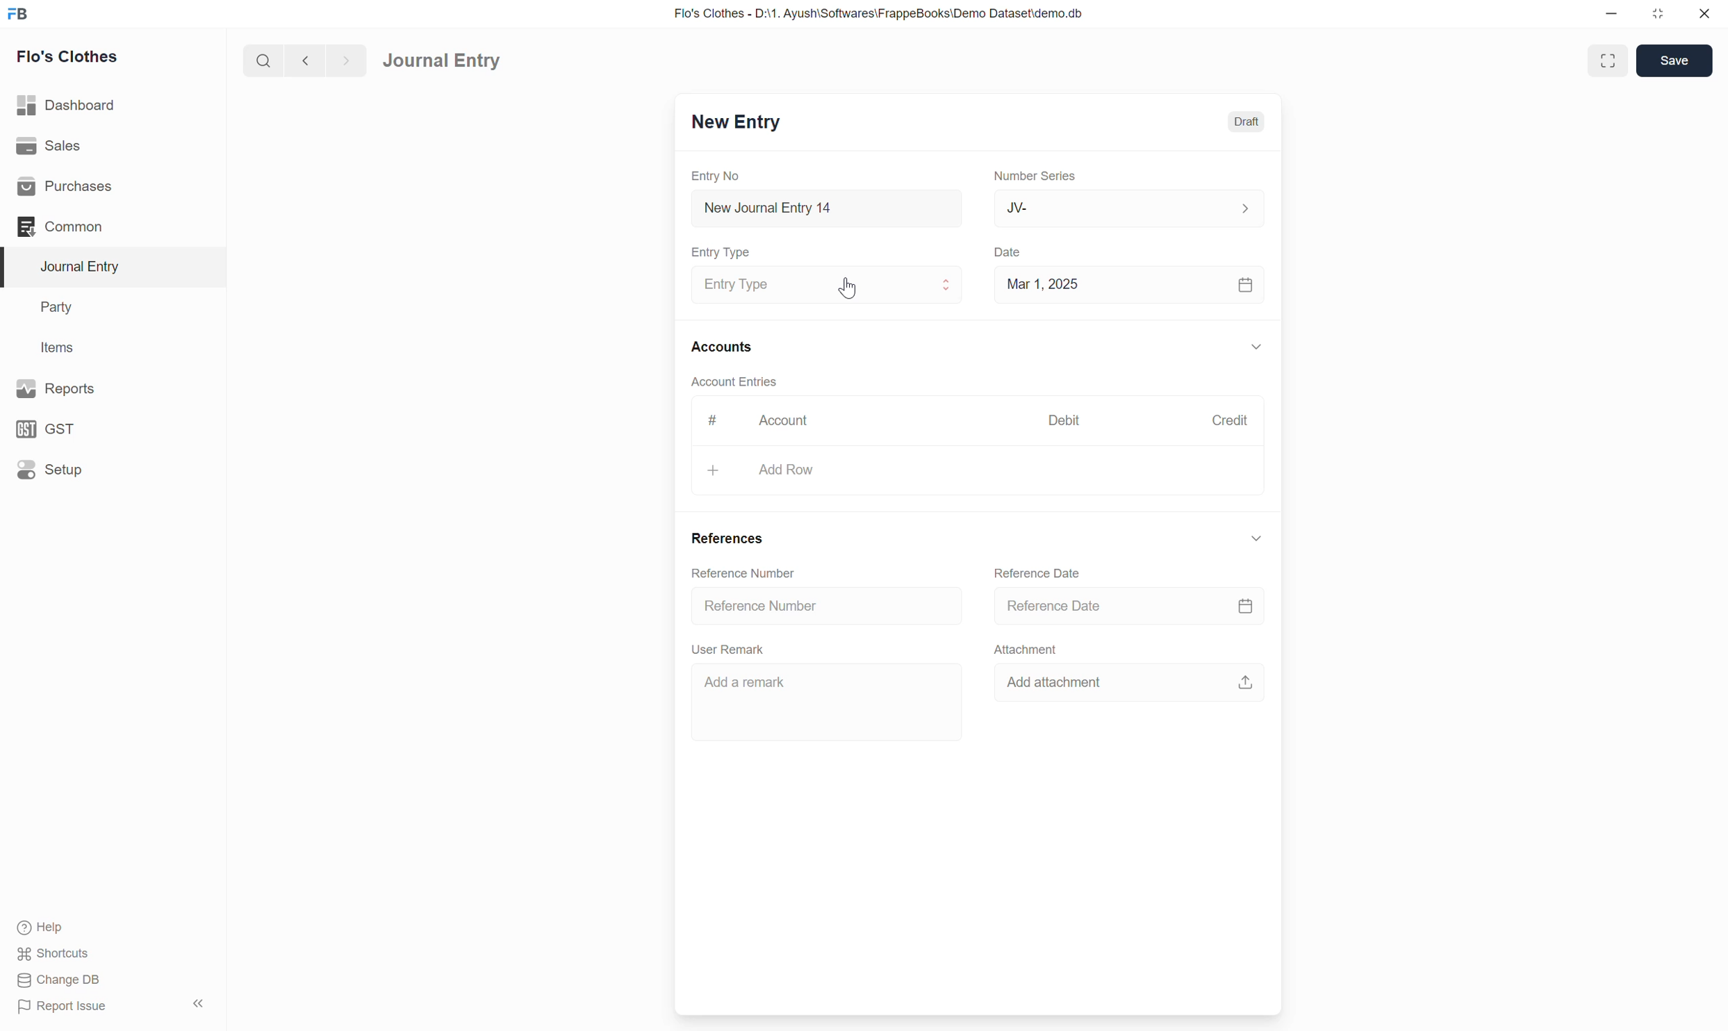 The height and width of the screenshot is (1031, 1728). I want to click on Number Series, so click(1035, 174).